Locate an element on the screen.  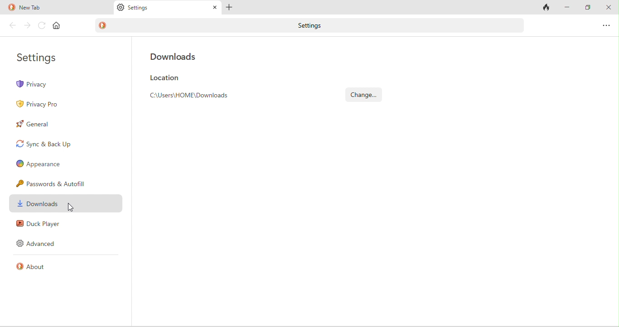
passwords and autofill is located at coordinates (58, 185).